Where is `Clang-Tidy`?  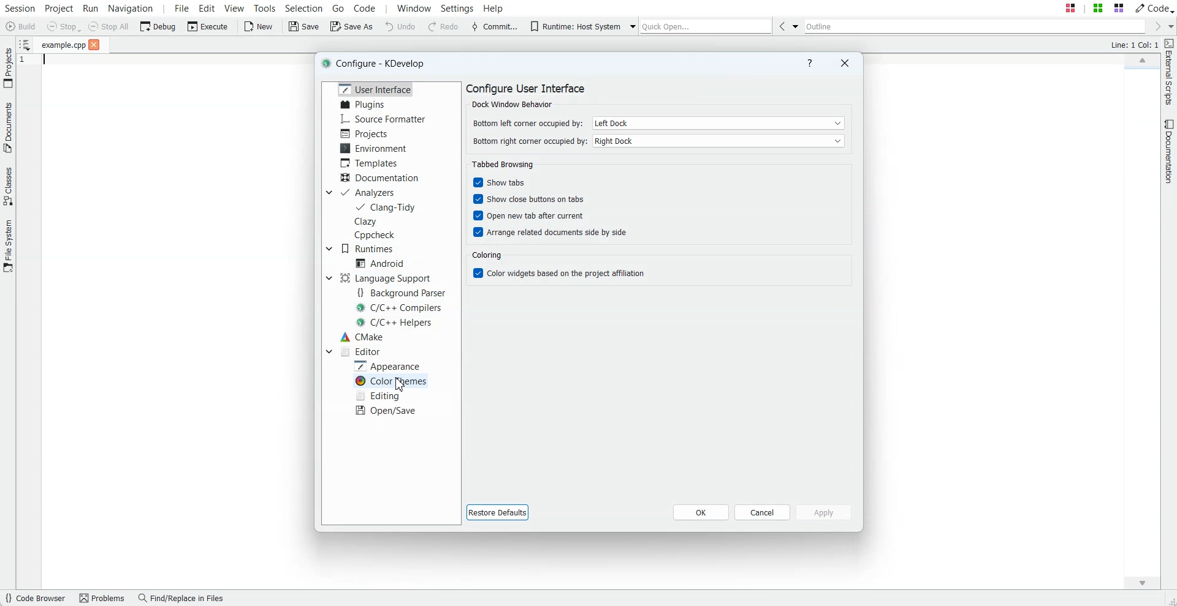
Clang-Tidy is located at coordinates (386, 207).